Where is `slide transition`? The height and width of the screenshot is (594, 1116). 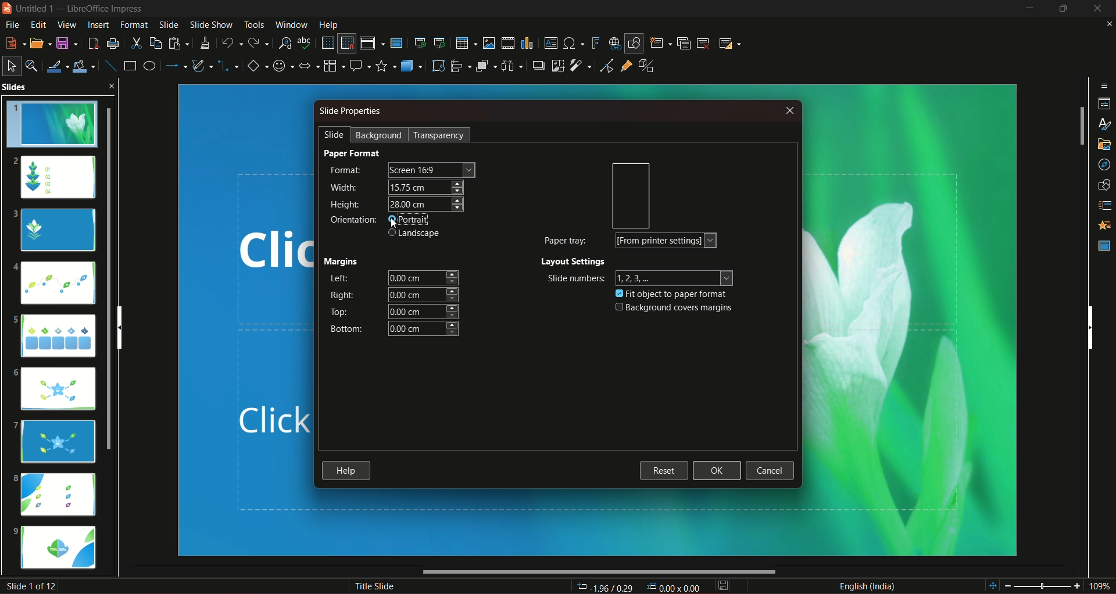
slide transition is located at coordinates (1103, 207).